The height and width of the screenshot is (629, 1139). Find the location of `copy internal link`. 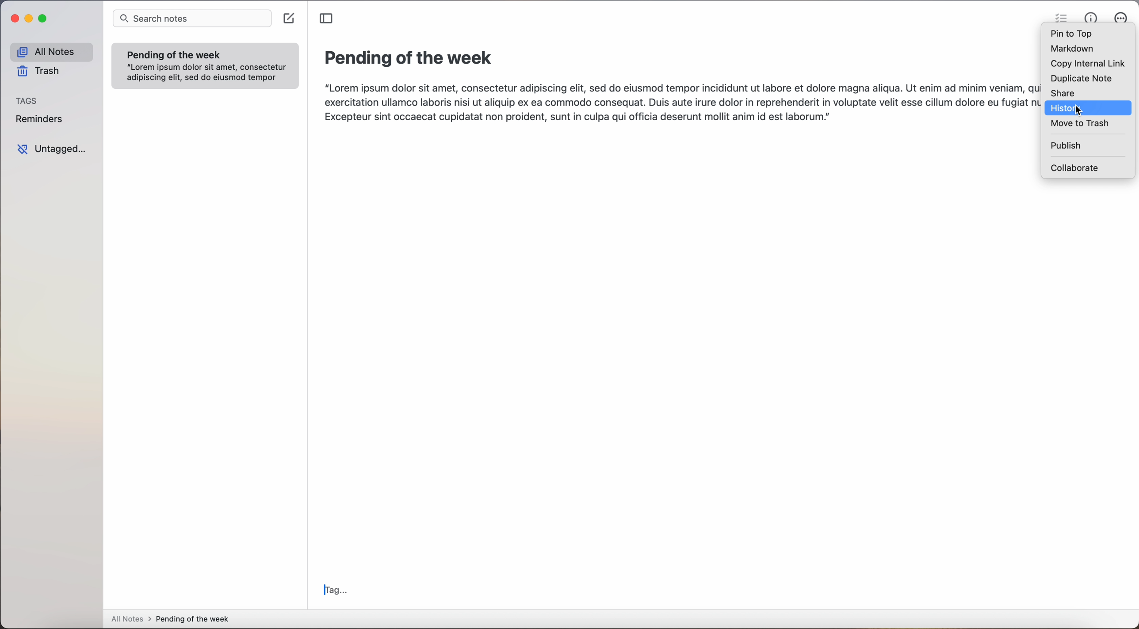

copy internal link is located at coordinates (1088, 64).